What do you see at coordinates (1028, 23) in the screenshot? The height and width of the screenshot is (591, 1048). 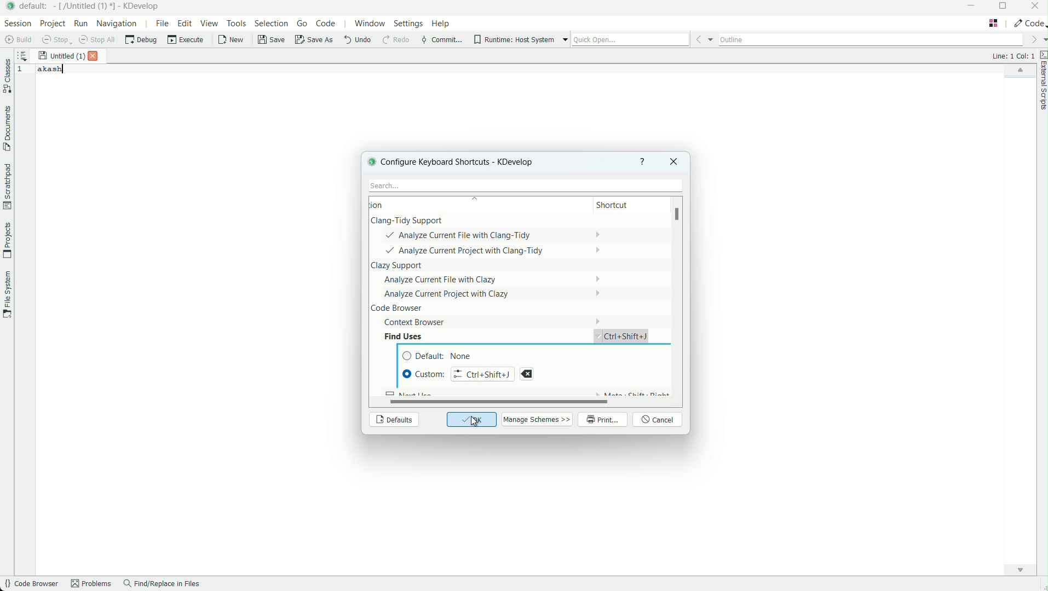 I see `execute actions to change the area` at bounding box center [1028, 23].